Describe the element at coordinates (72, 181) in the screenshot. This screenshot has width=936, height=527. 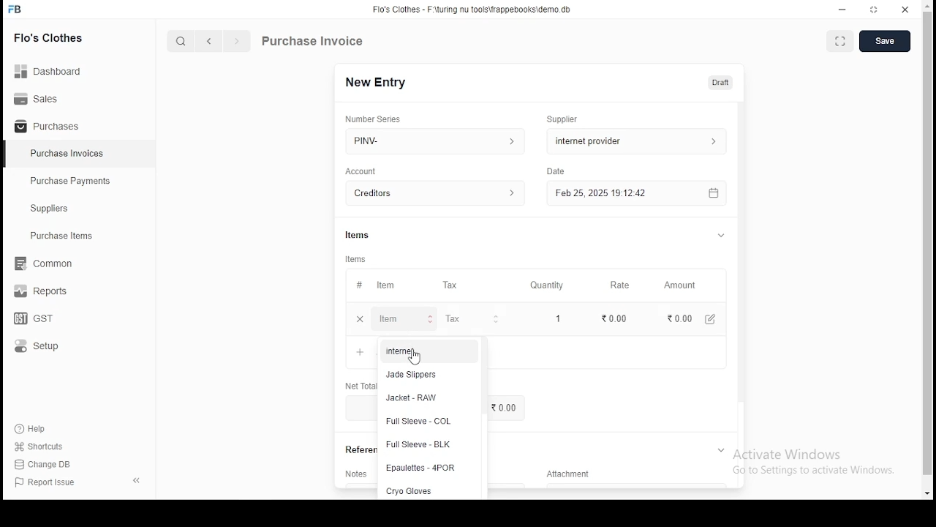
I see `‘Purchase Payments` at that location.